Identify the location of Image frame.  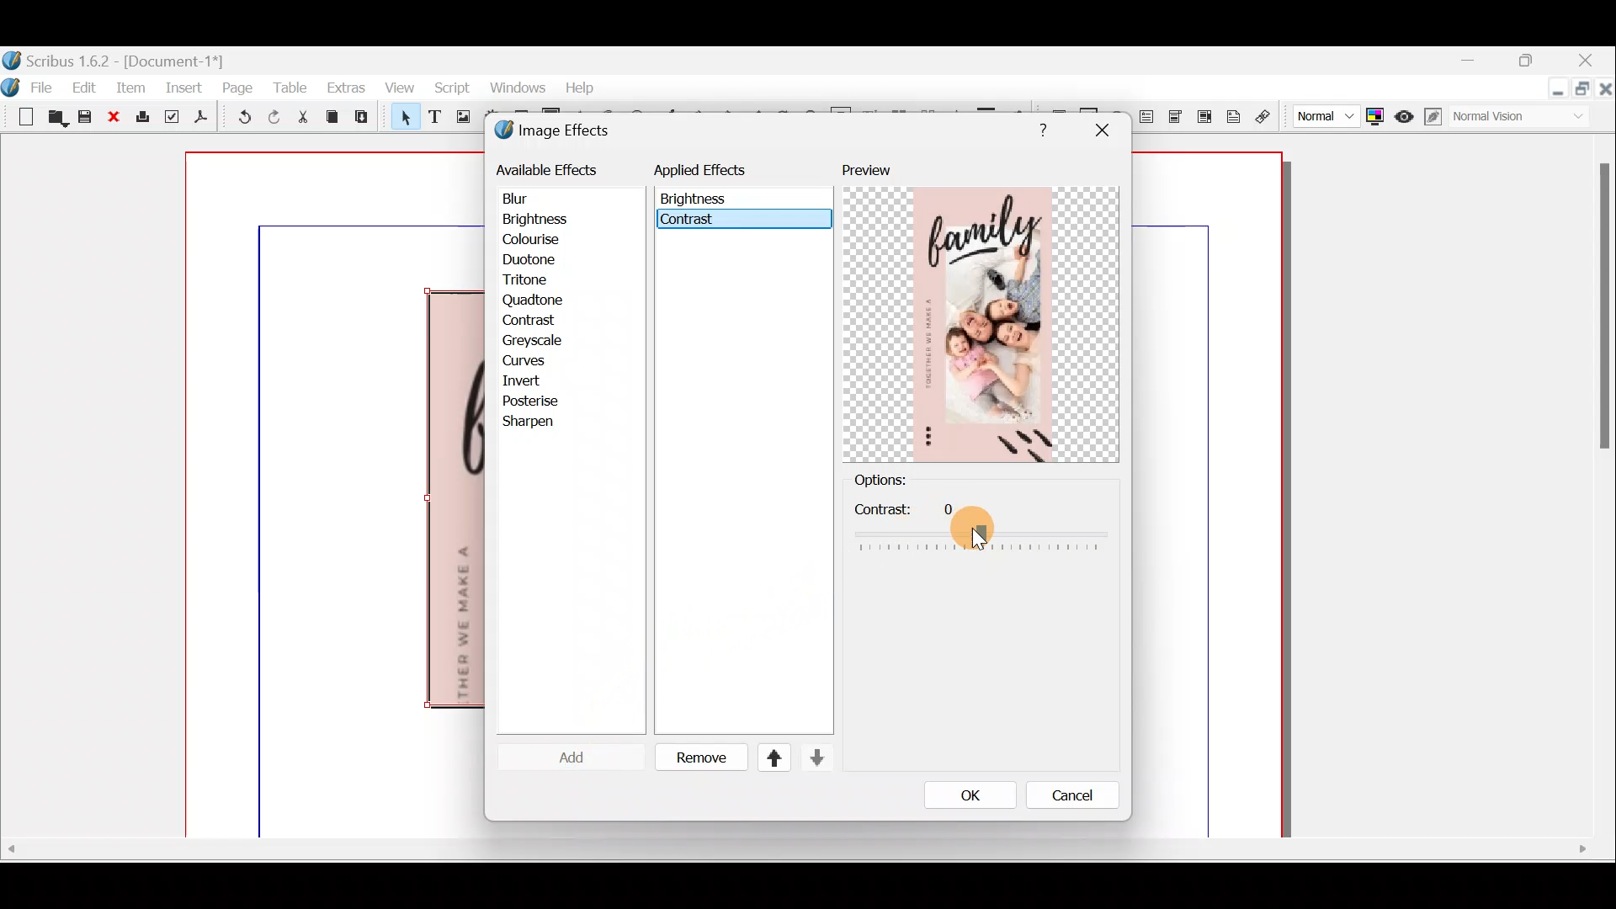
(460, 119).